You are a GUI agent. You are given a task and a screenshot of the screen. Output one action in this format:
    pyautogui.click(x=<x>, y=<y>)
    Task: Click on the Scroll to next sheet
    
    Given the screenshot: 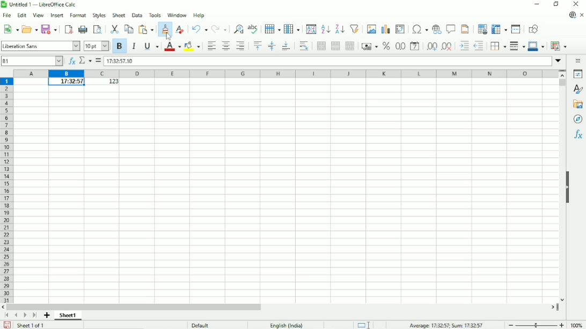 What is the action you would take?
    pyautogui.click(x=25, y=316)
    